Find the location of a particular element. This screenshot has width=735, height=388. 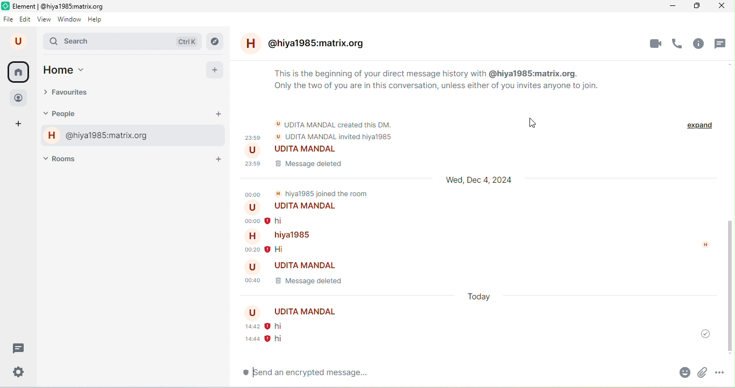

close is located at coordinates (722, 7).